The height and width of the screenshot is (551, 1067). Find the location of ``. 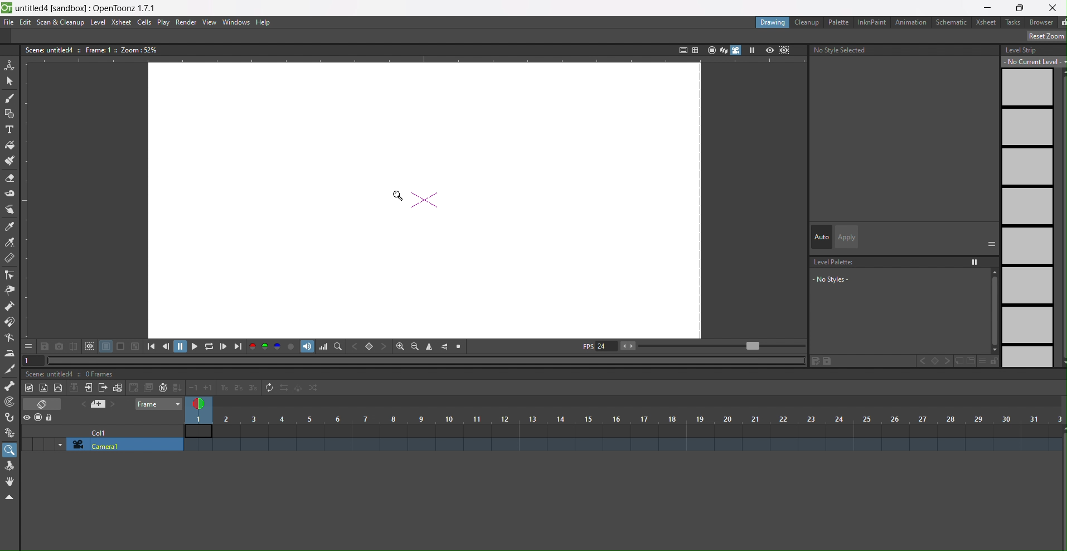

 is located at coordinates (278, 346).